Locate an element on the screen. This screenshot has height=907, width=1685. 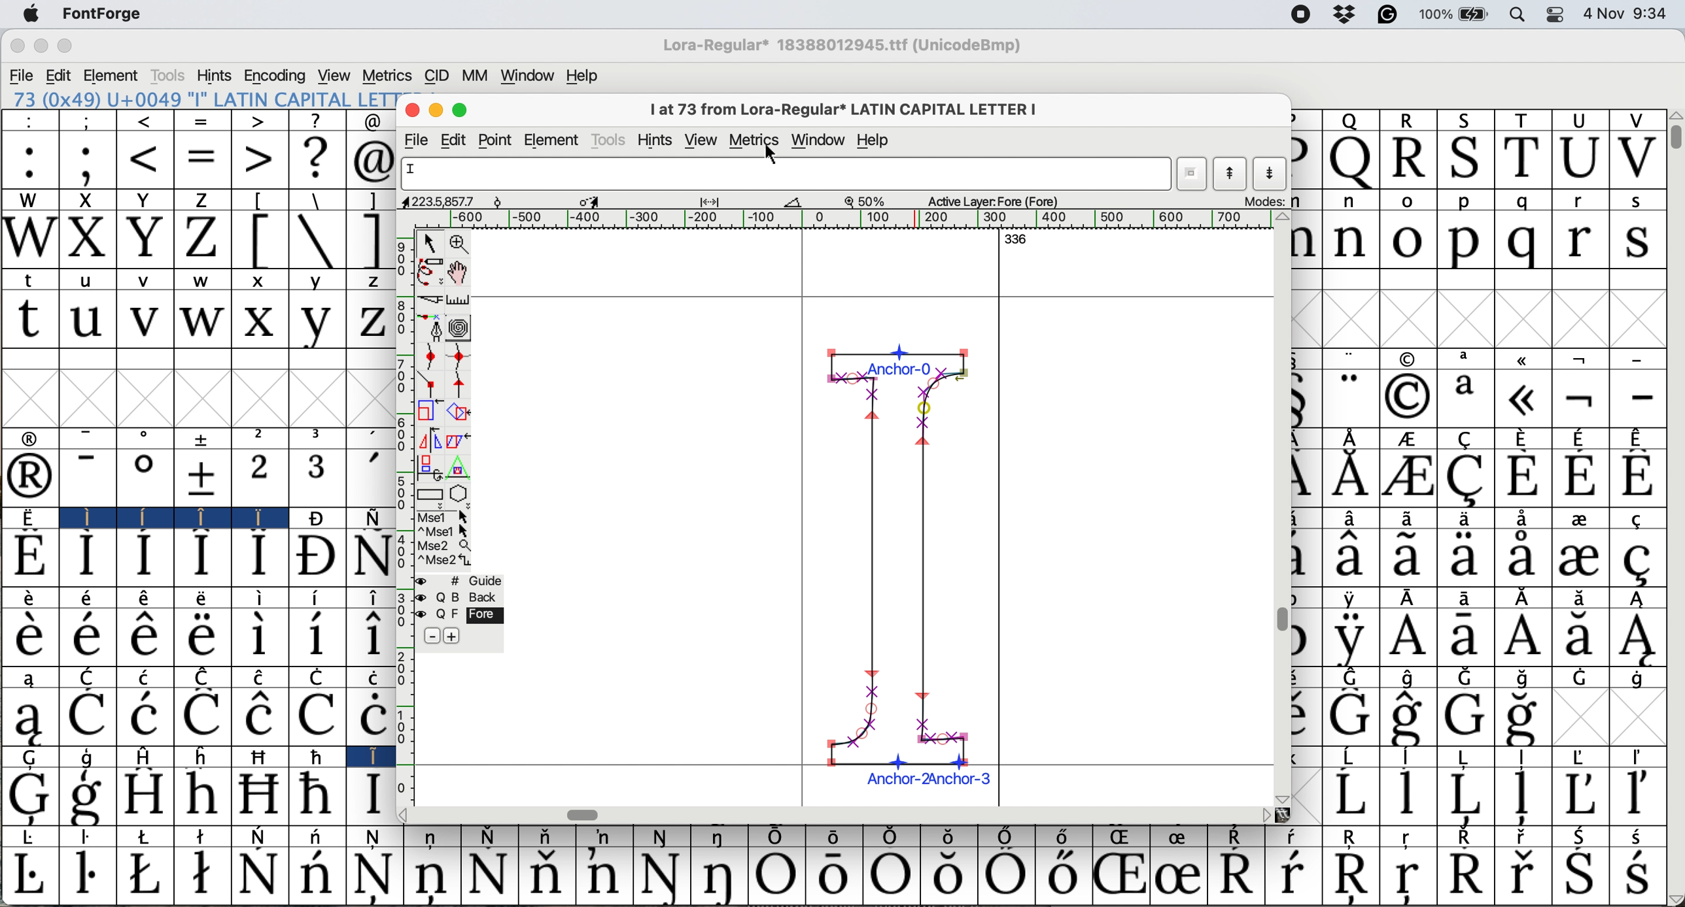
Symbol is located at coordinates (371, 556).